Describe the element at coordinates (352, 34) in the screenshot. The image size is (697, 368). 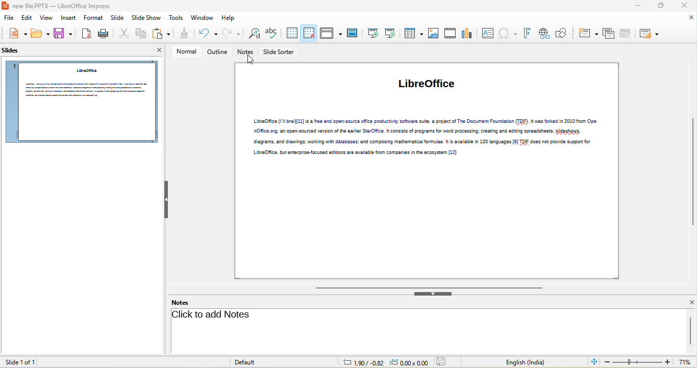
I see `master slide` at that location.